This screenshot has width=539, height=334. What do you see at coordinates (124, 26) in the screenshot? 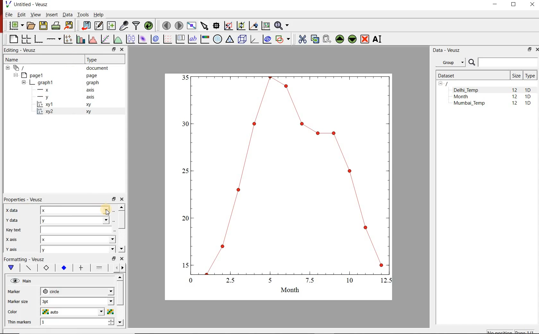
I see `capture remote data` at bounding box center [124, 26].